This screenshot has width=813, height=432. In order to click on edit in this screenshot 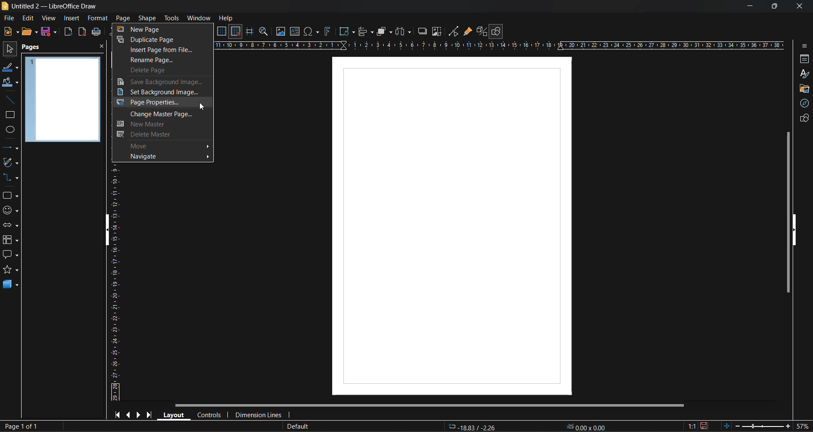, I will do `click(28, 18)`.